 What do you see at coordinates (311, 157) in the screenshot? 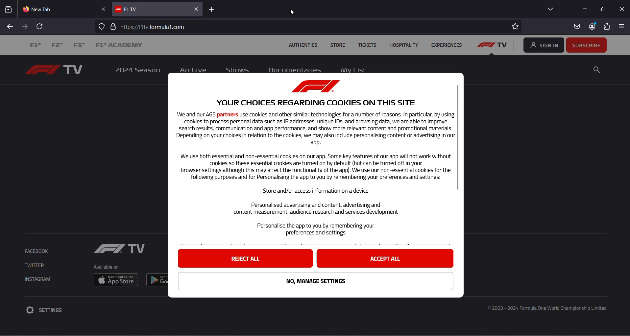
I see `text1` at bounding box center [311, 157].